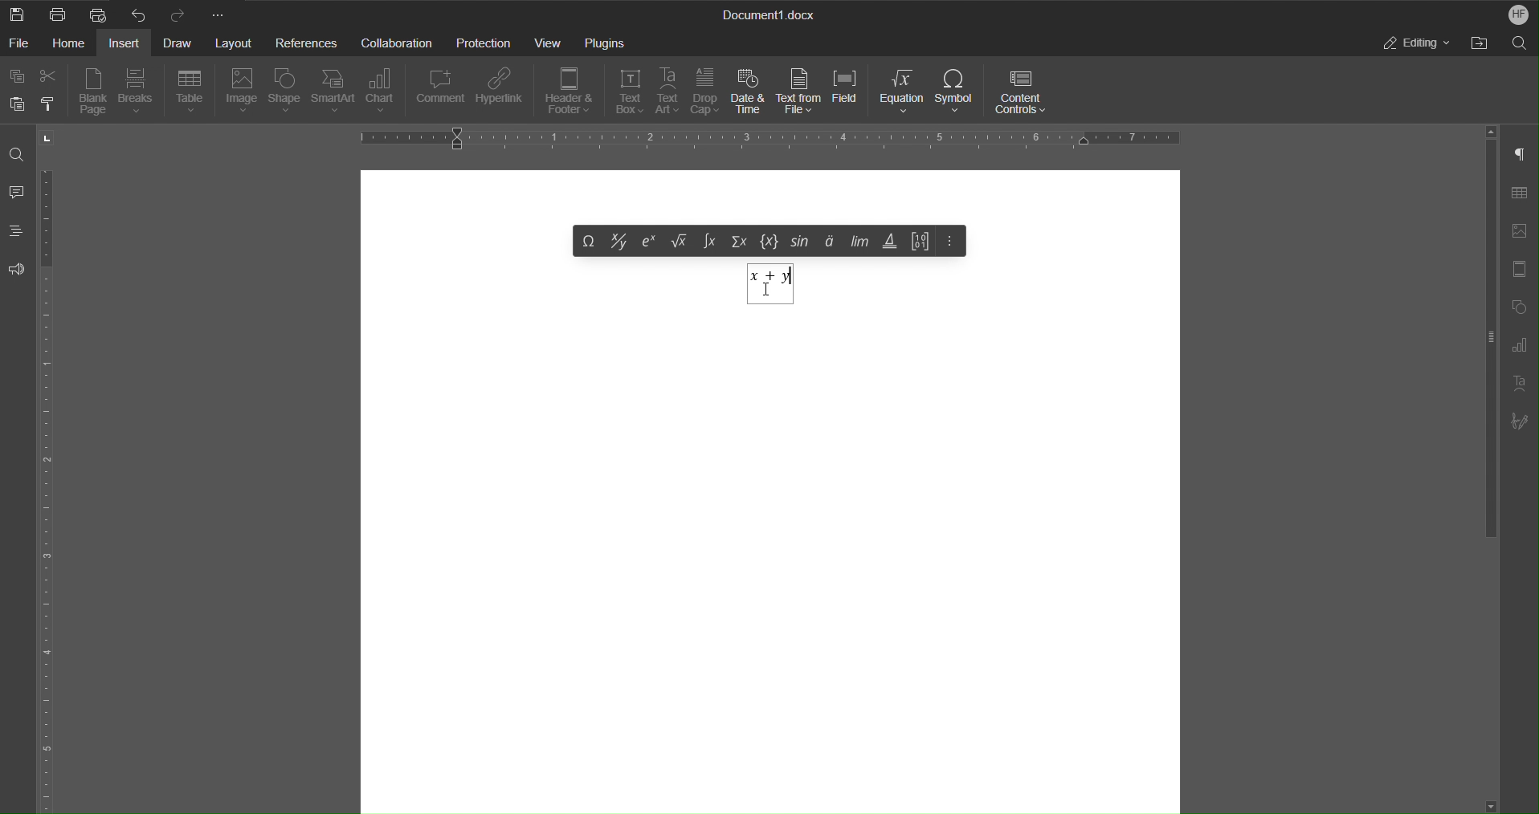 This screenshot has width=1539, height=814. I want to click on Signature, so click(1517, 421).